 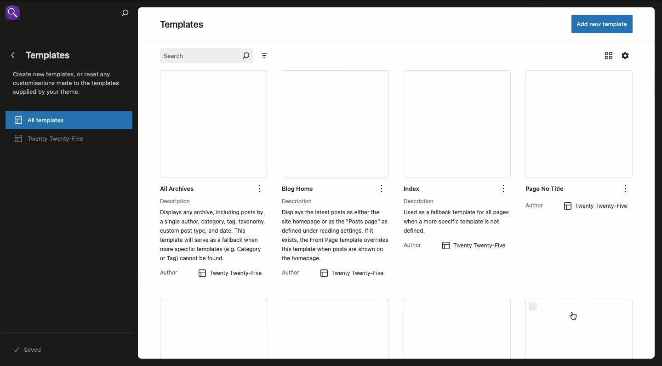 I want to click on Saved, so click(x=29, y=349).